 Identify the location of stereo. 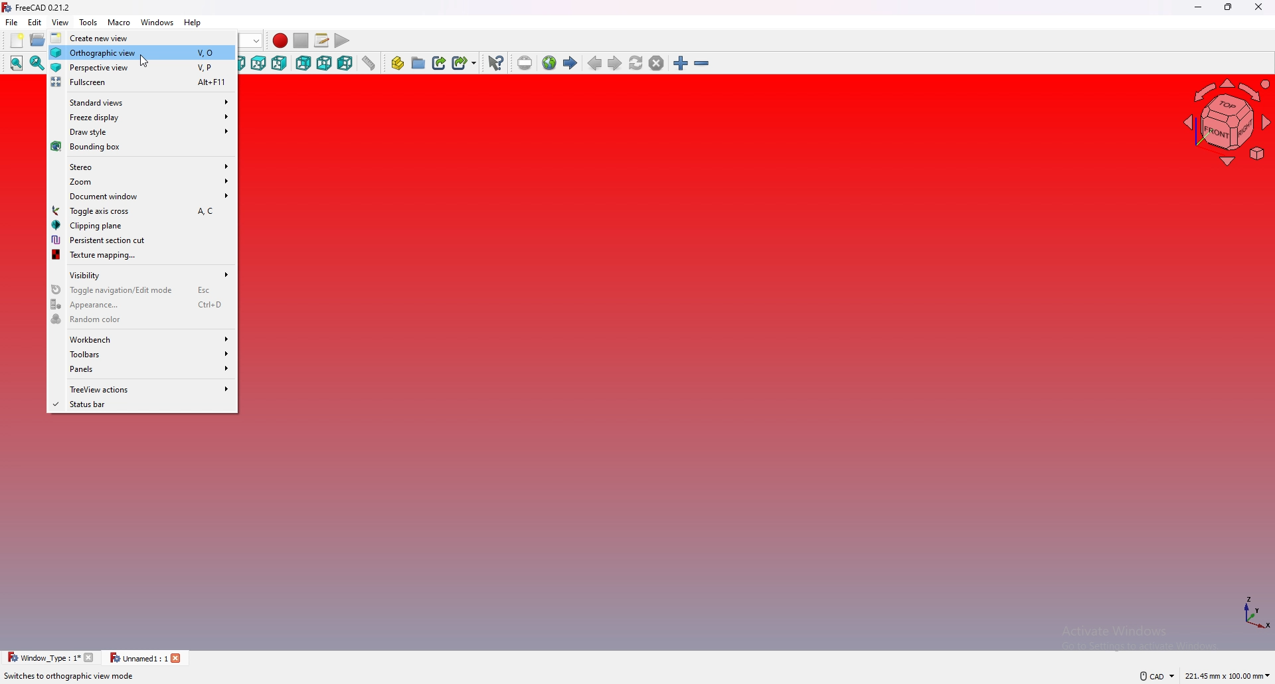
(142, 167).